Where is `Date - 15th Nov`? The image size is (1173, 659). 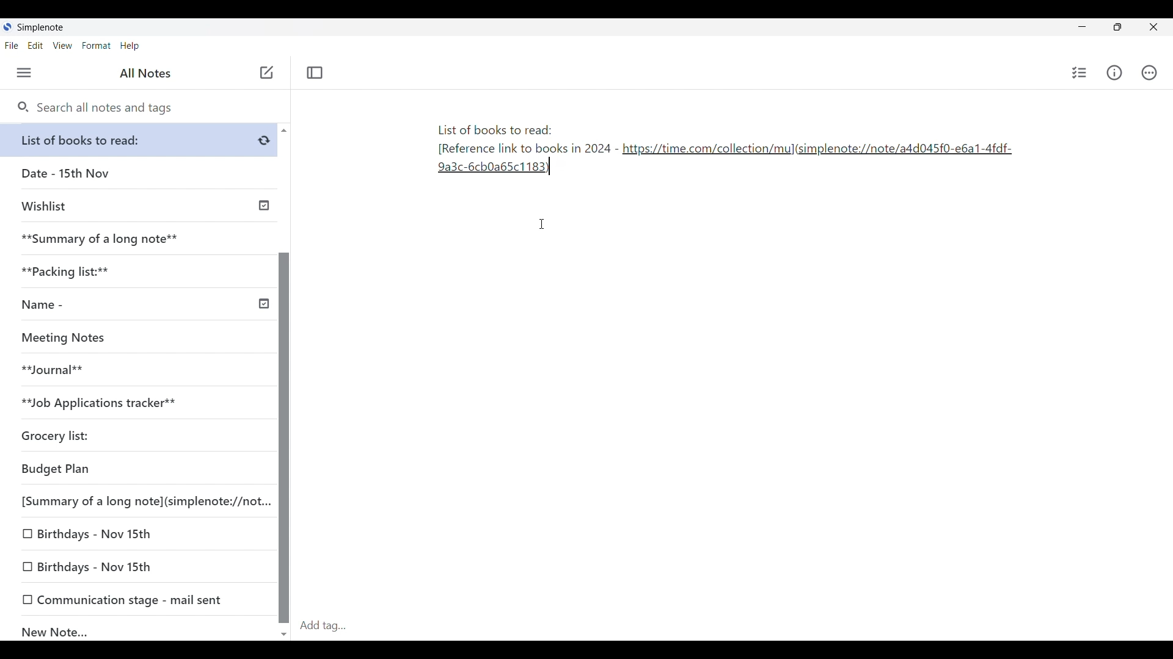
Date - 15th Nov is located at coordinates (139, 173).